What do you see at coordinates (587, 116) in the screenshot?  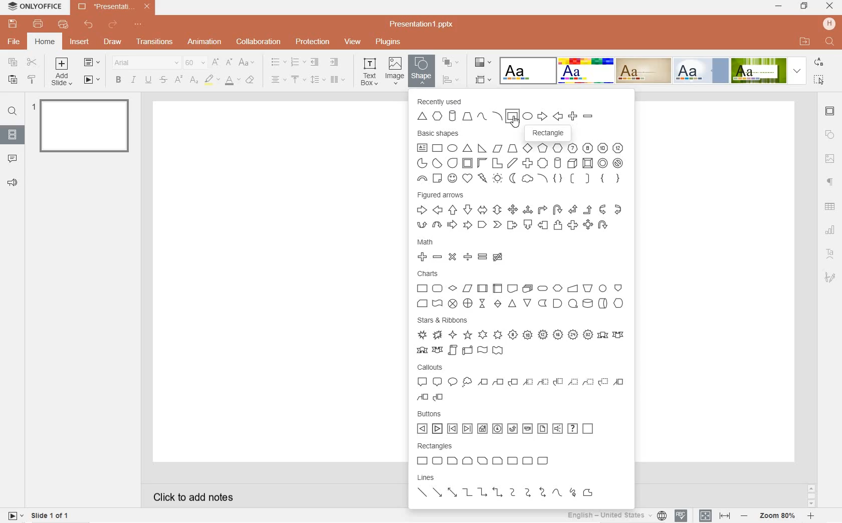 I see `Minus` at bounding box center [587, 116].